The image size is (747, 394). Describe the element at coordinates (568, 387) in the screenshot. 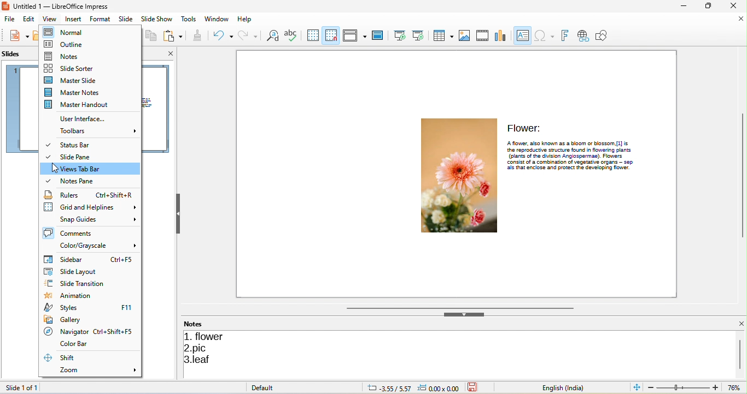

I see `text language` at that location.